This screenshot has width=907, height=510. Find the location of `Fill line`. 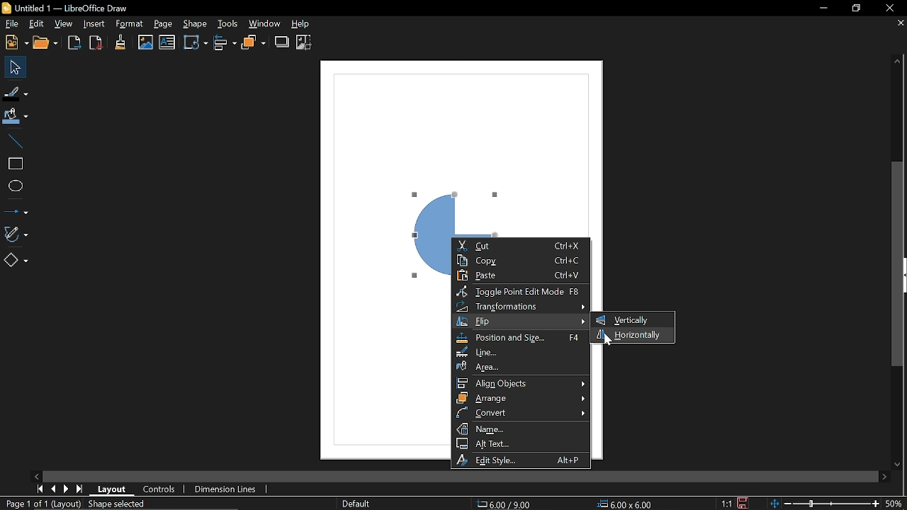

Fill line is located at coordinates (16, 92).